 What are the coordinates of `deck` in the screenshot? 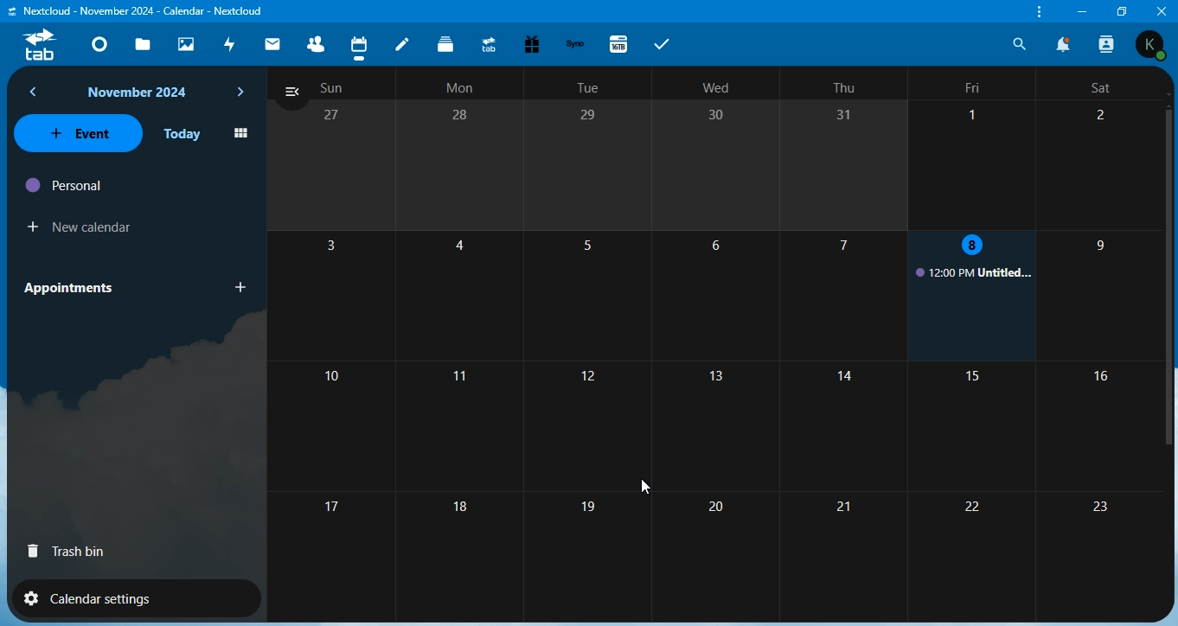 It's located at (447, 44).